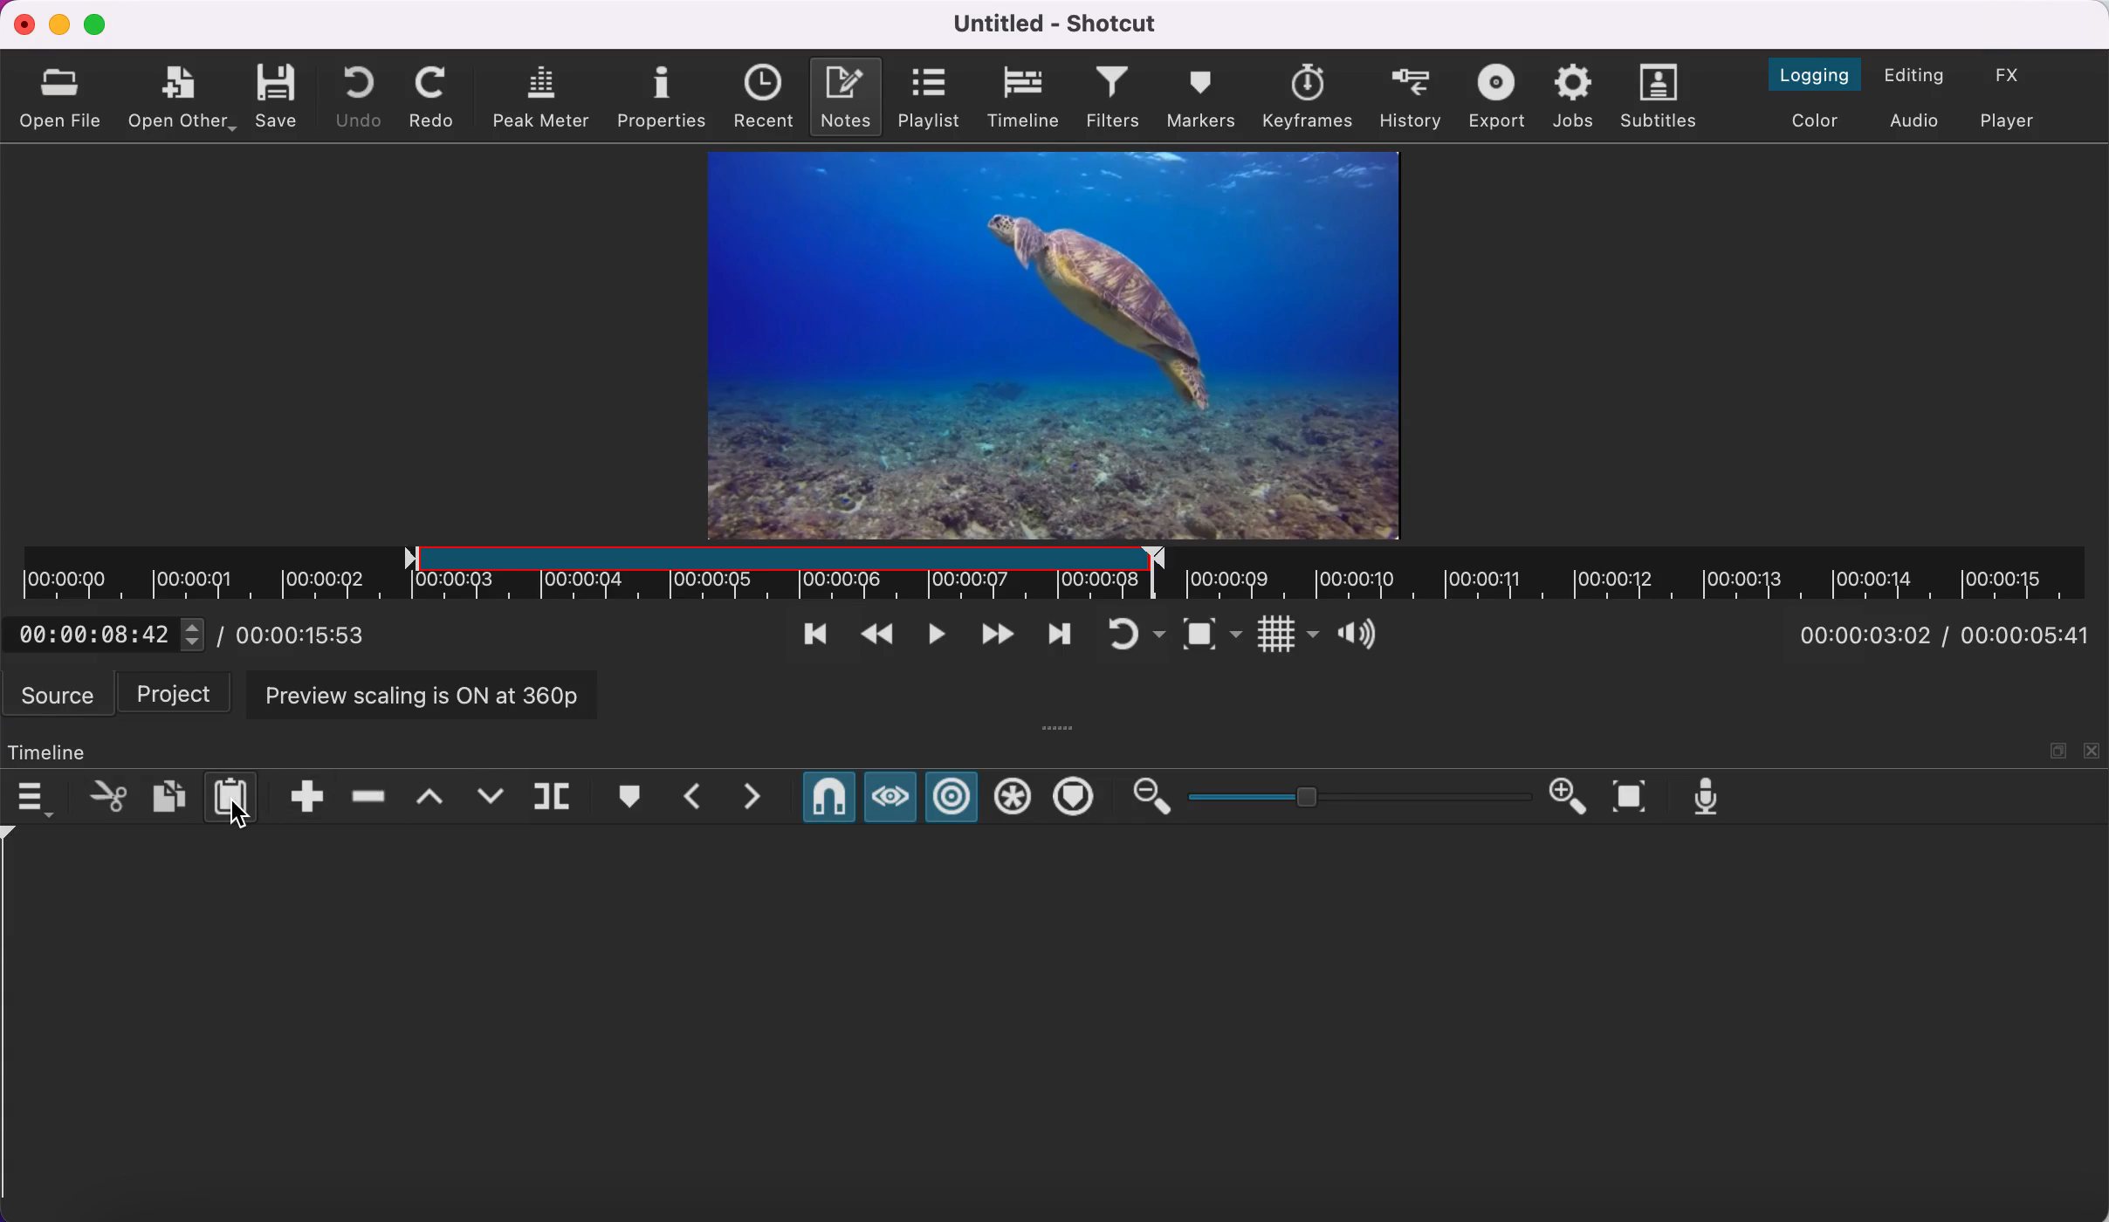 Image resolution: width=2109 pixels, height=1222 pixels. What do you see at coordinates (1714, 799) in the screenshot?
I see `record audio` at bounding box center [1714, 799].